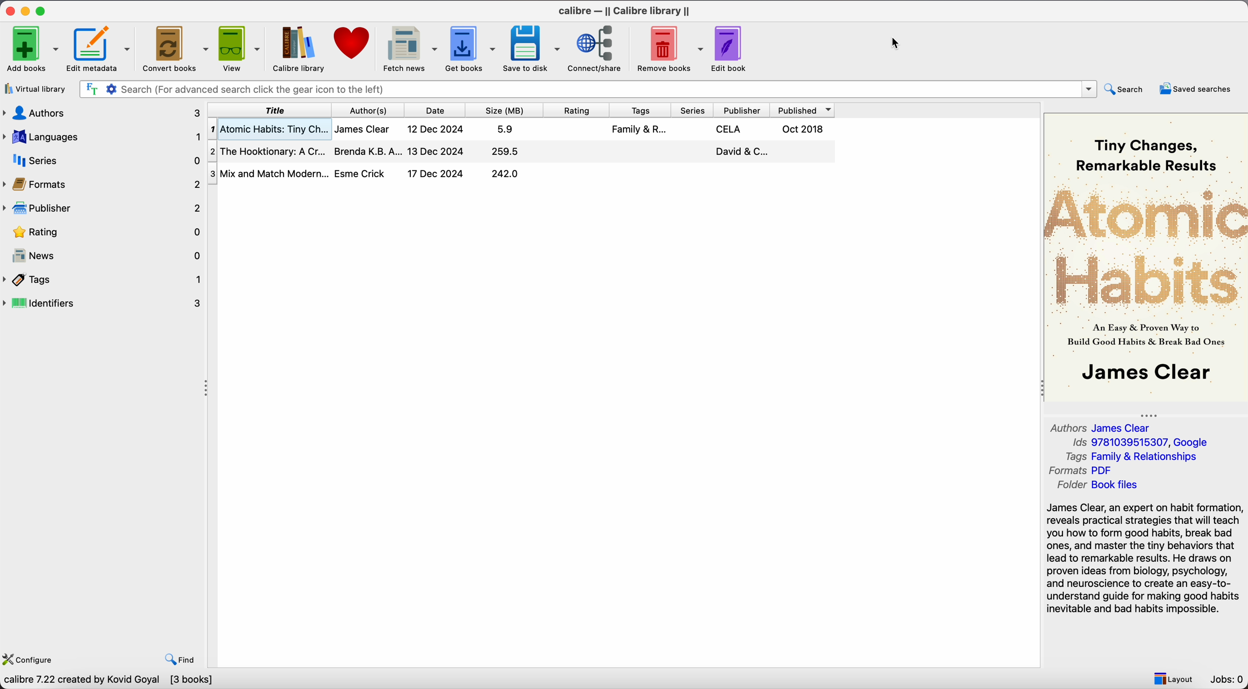 The image size is (1248, 689). Describe the element at coordinates (508, 110) in the screenshot. I see `size` at that location.